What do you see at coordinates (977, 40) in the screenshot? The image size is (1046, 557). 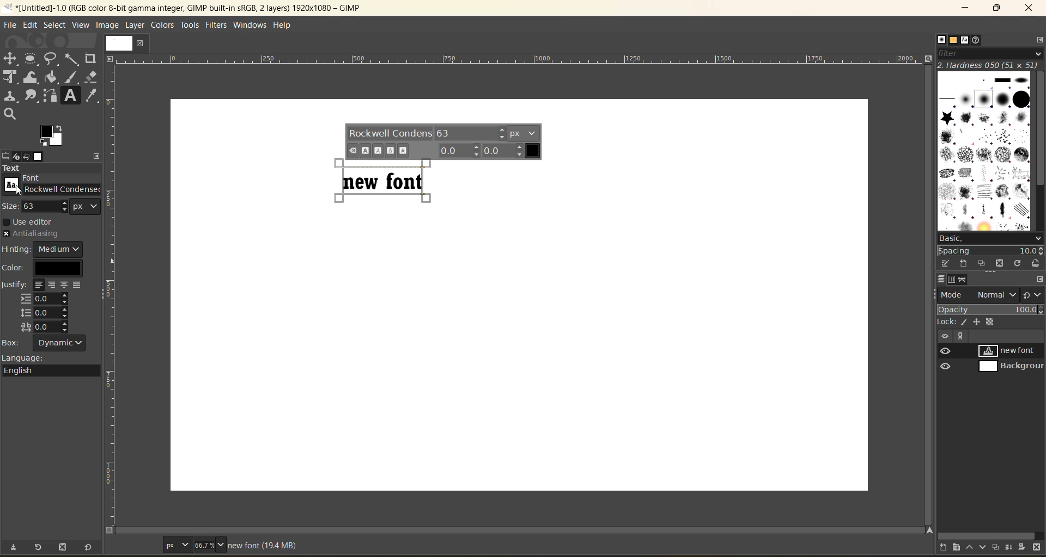 I see `document history` at bounding box center [977, 40].